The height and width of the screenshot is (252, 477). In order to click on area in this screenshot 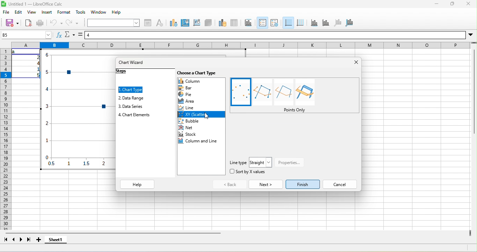, I will do `click(201, 101)`.